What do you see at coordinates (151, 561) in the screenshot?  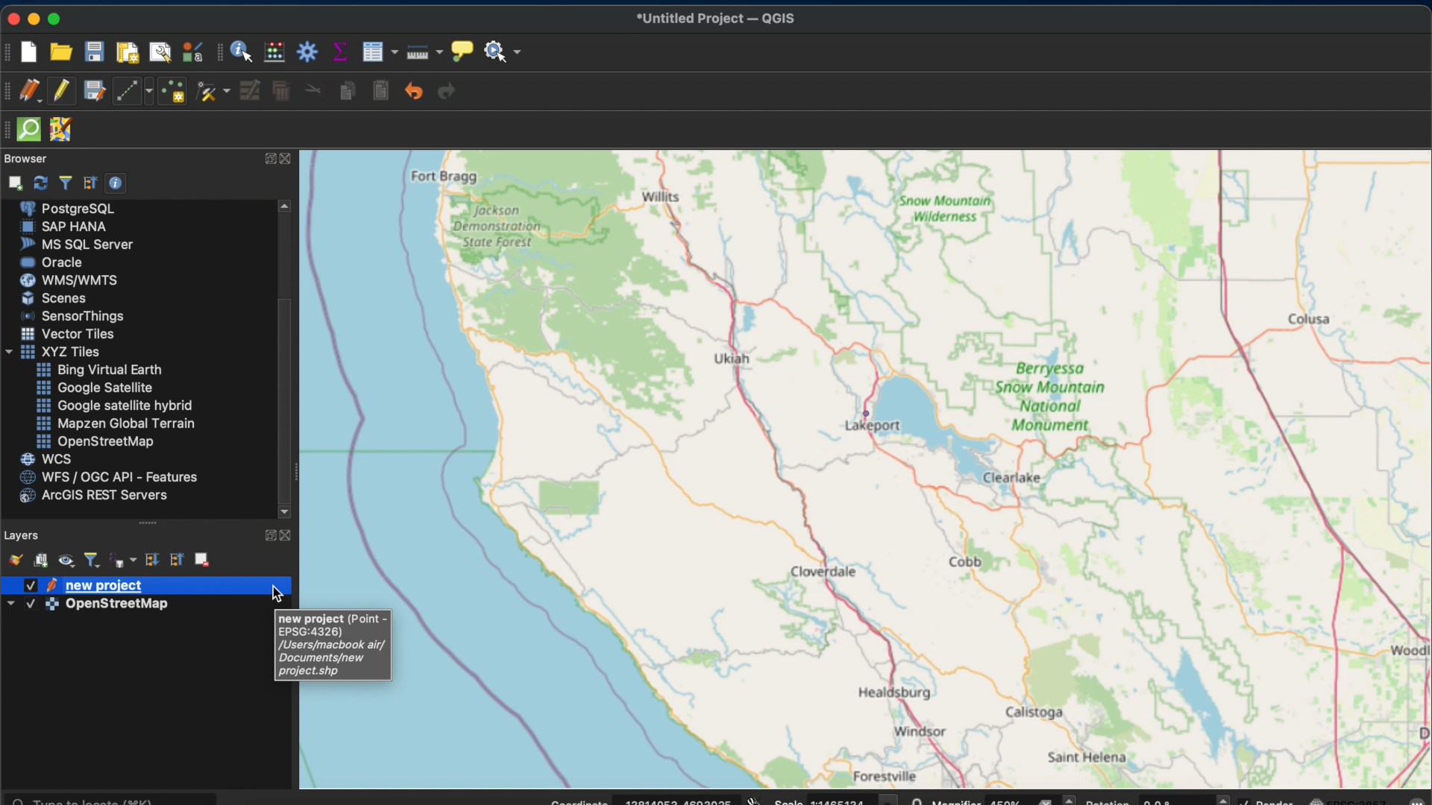 I see `expand all` at bounding box center [151, 561].